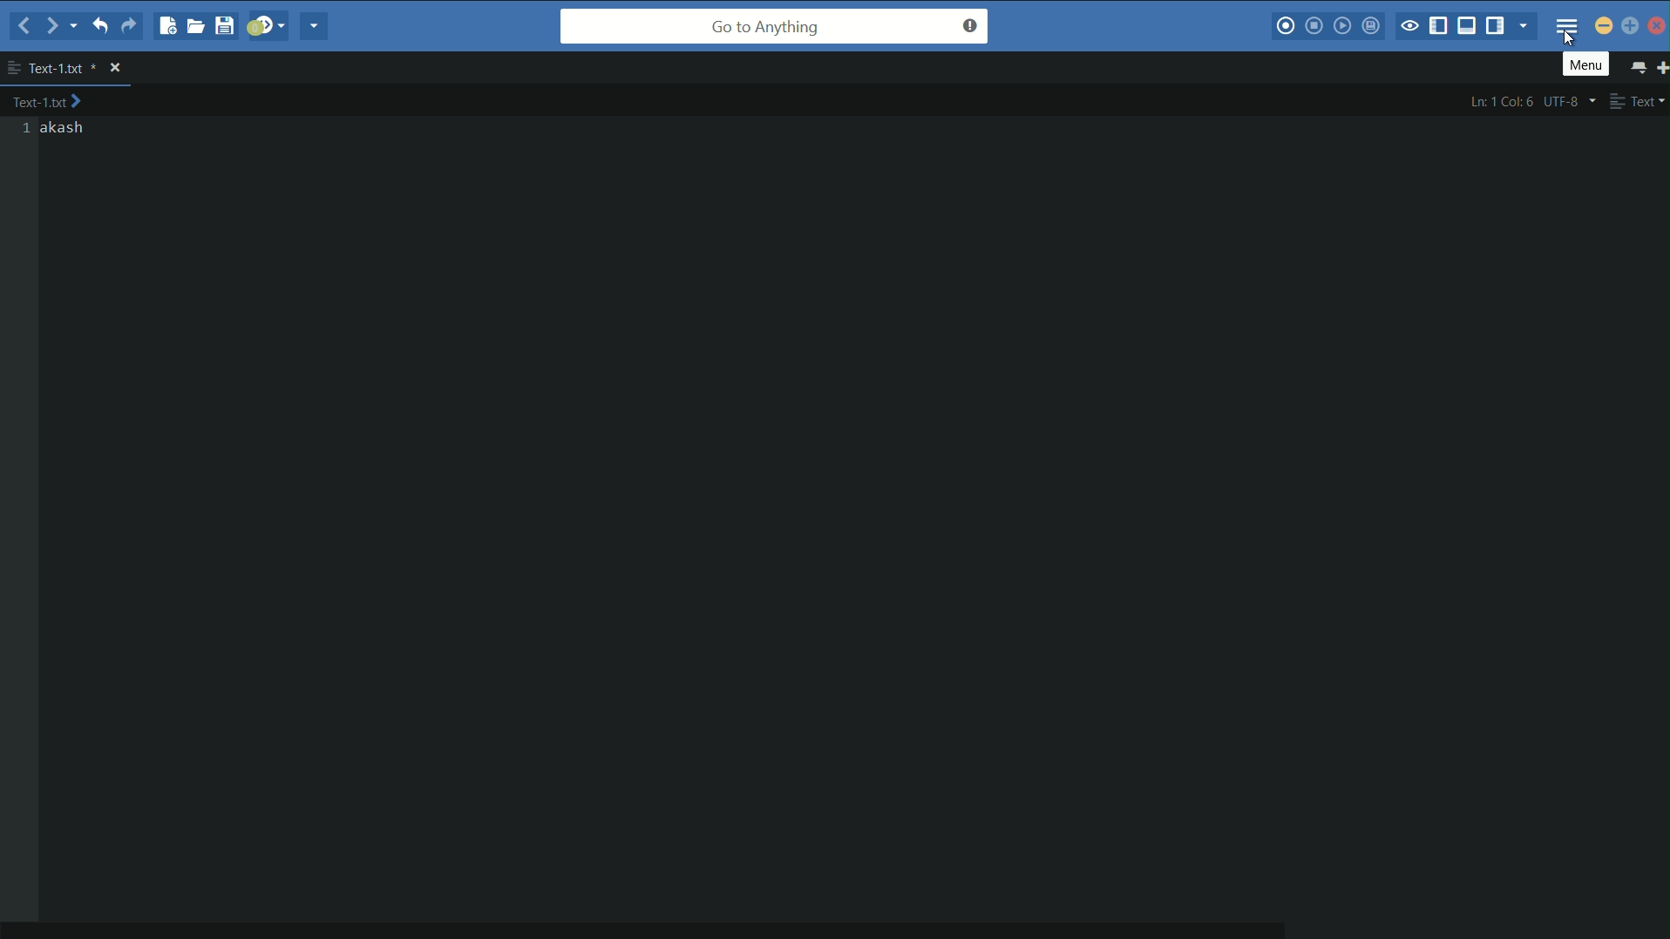 The height and width of the screenshot is (939, 1670). I want to click on show/hide left panel, so click(1440, 27).